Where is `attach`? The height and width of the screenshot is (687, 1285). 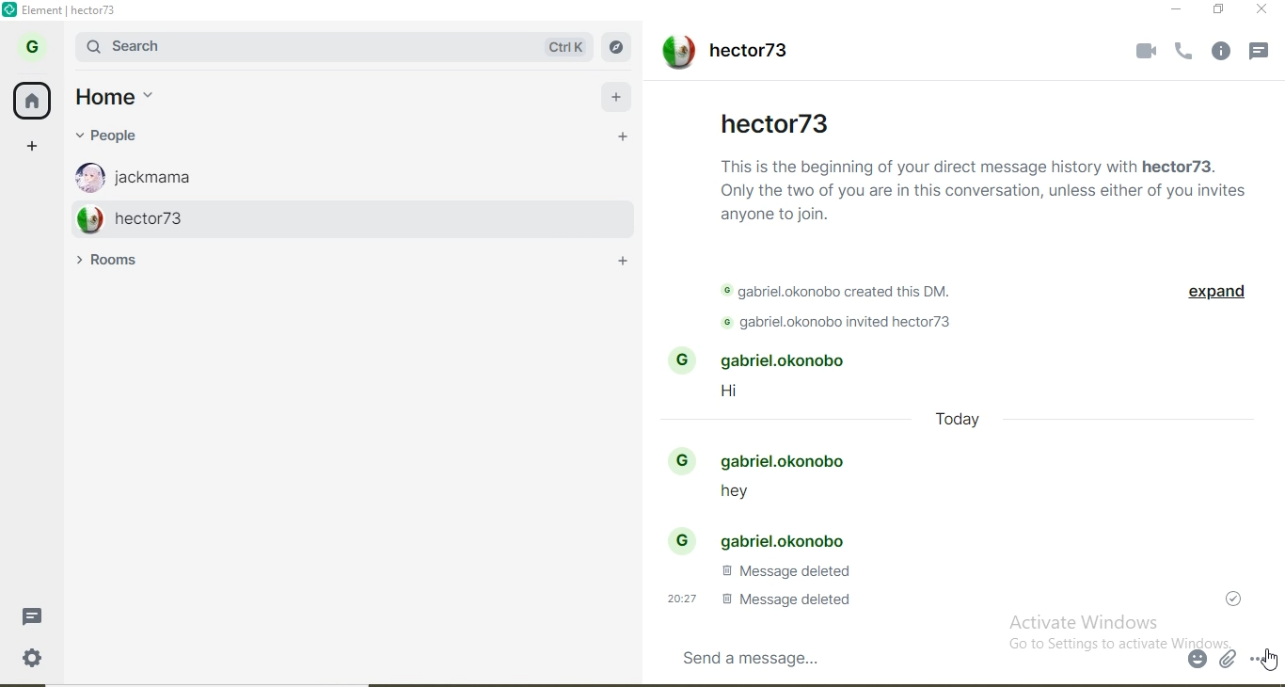 attach is located at coordinates (1227, 660).